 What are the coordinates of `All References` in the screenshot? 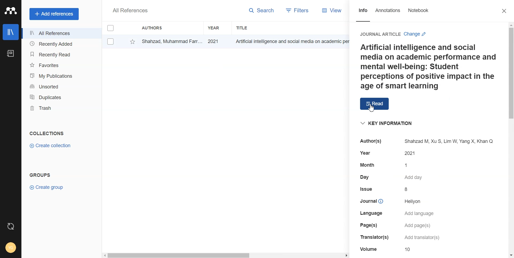 It's located at (61, 33).